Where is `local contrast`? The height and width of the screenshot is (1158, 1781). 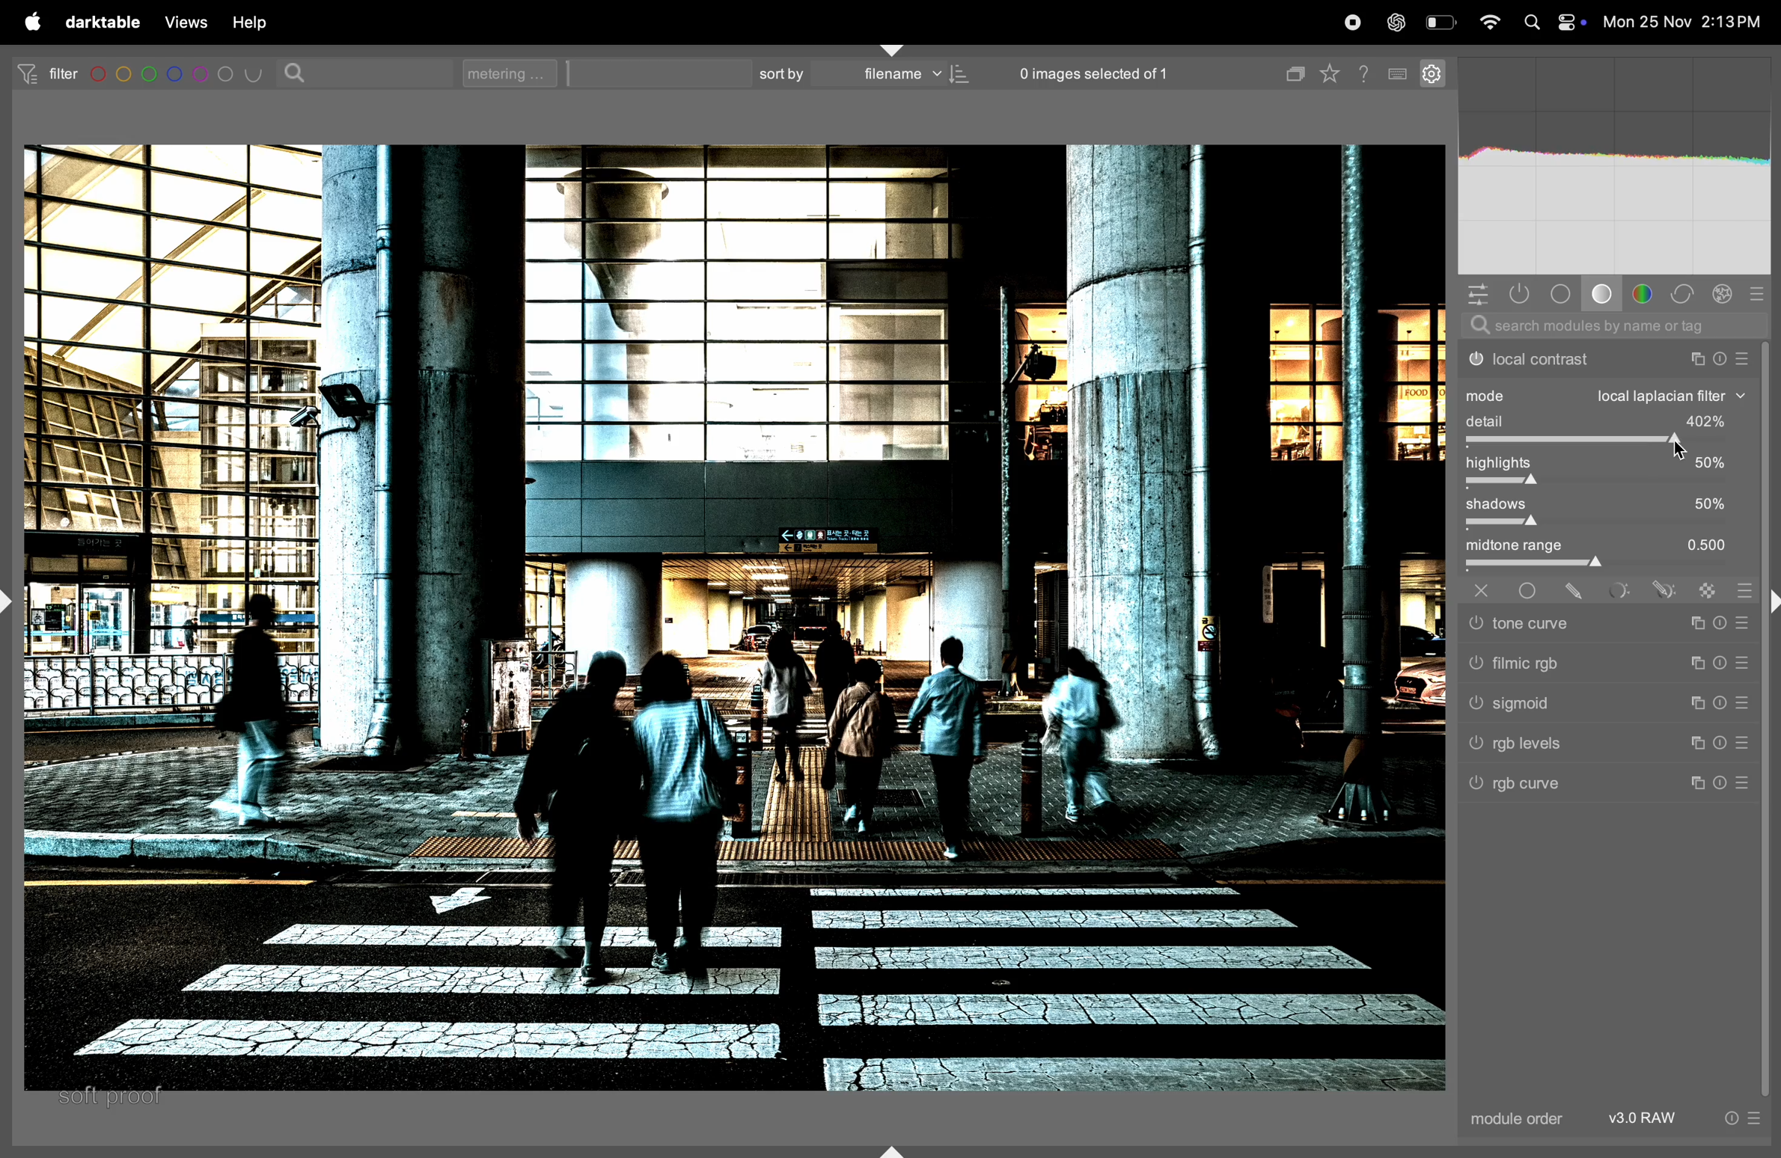
local contrast is located at coordinates (1604, 358).